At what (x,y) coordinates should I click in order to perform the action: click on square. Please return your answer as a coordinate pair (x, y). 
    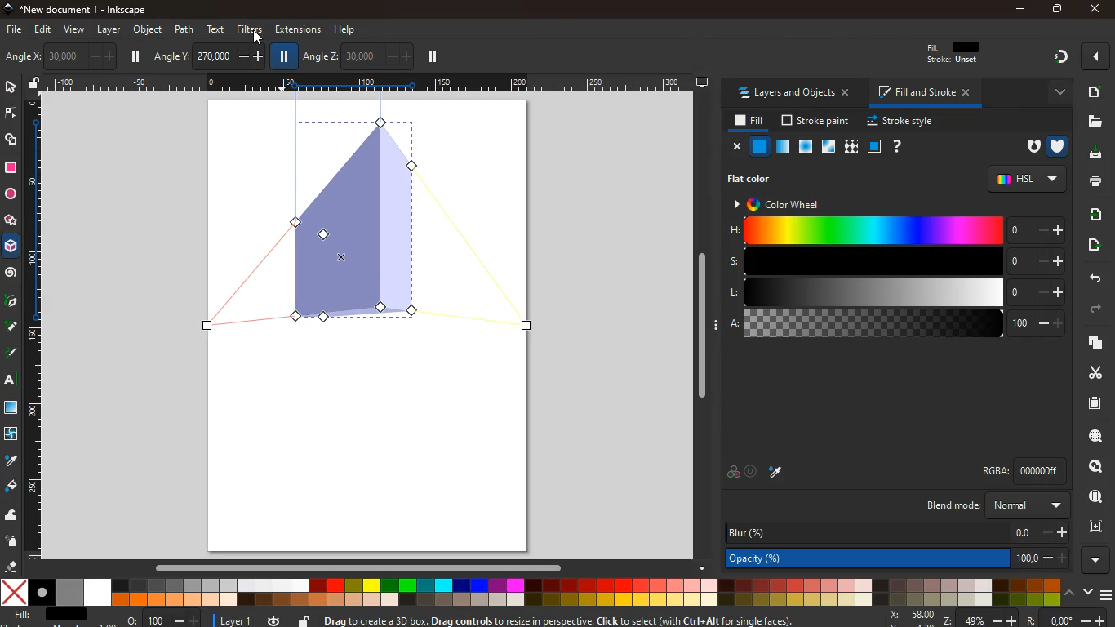
    Looking at the image, I should click on (11, 167).